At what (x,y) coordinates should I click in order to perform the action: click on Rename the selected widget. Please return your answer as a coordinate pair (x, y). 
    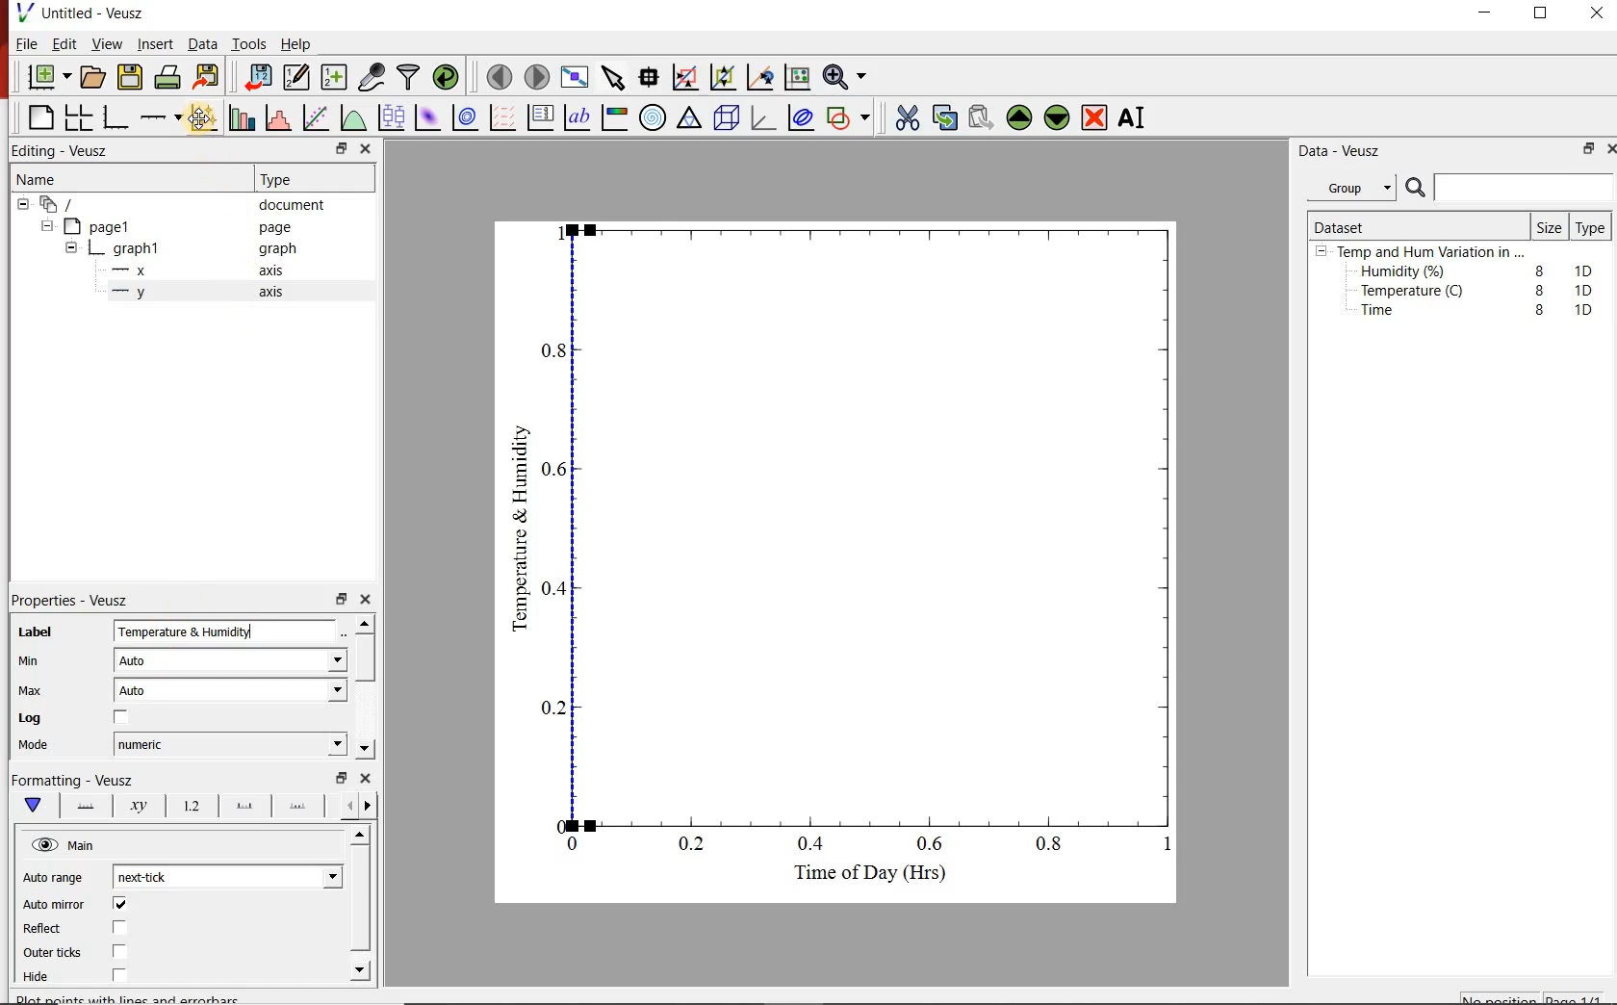
    Looking at the image, I should click on (1136, 117).